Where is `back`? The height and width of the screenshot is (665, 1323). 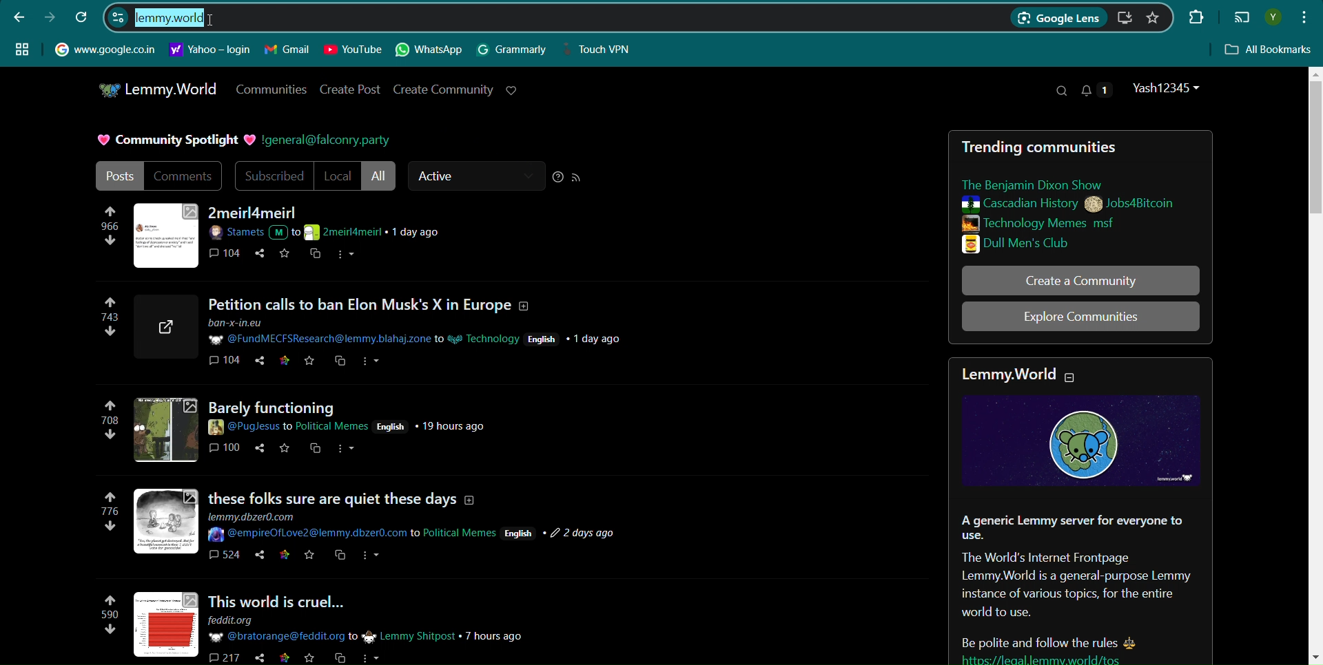 back is located at coordinates (19, 17).